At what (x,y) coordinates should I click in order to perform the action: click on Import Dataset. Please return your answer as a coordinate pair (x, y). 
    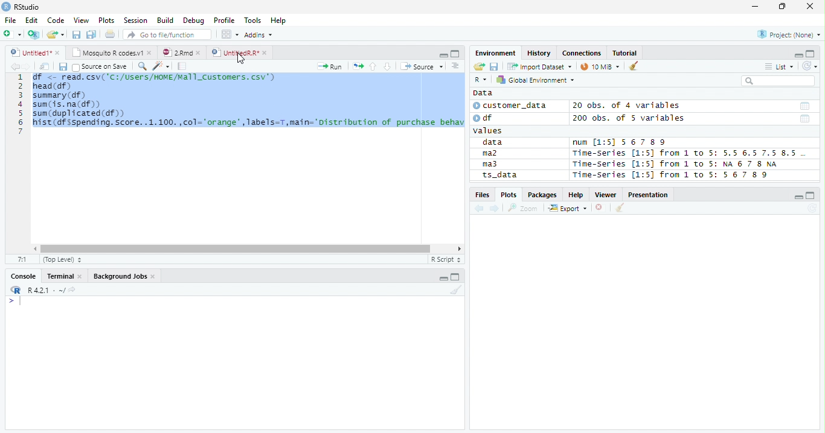
    Looking at the image, I should click on (538, 66).